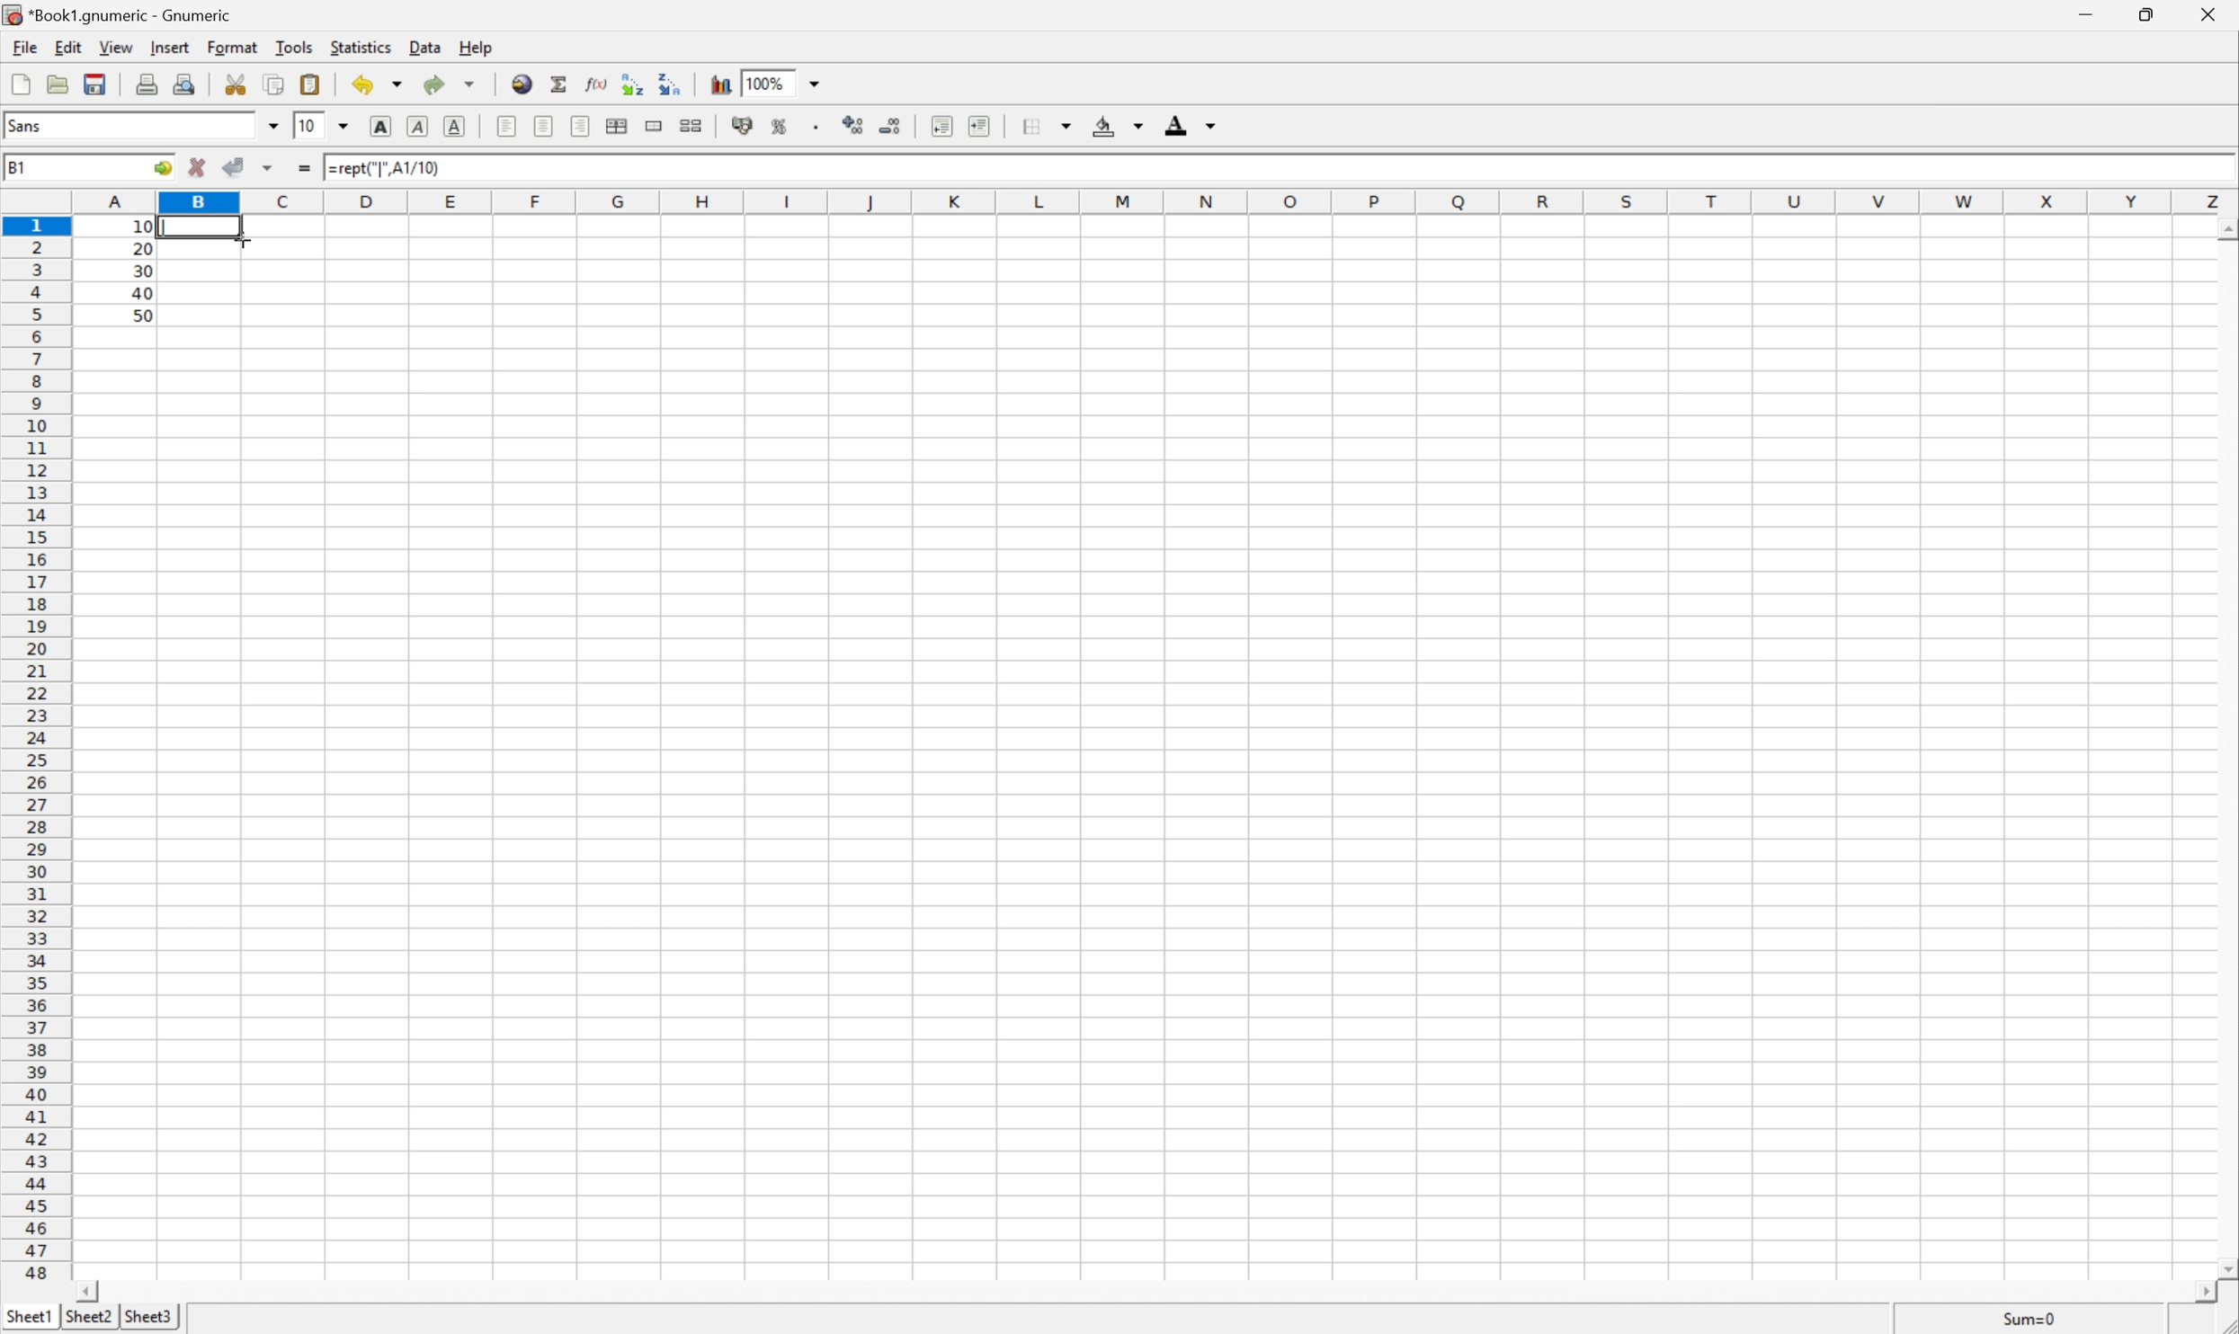  Describe the element at coordinates (360, 48) in the screenshot. I see `Statistics` at that location.